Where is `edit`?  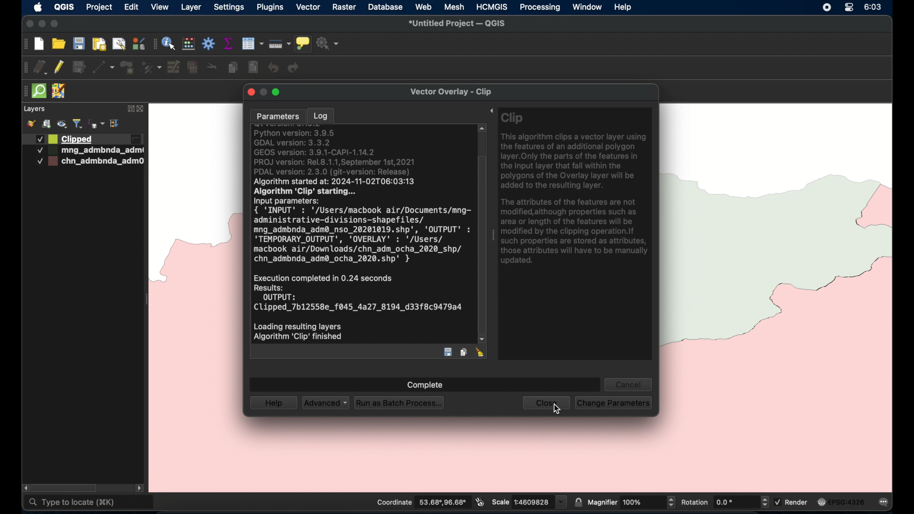 edit is located at coordinates (131, 7).